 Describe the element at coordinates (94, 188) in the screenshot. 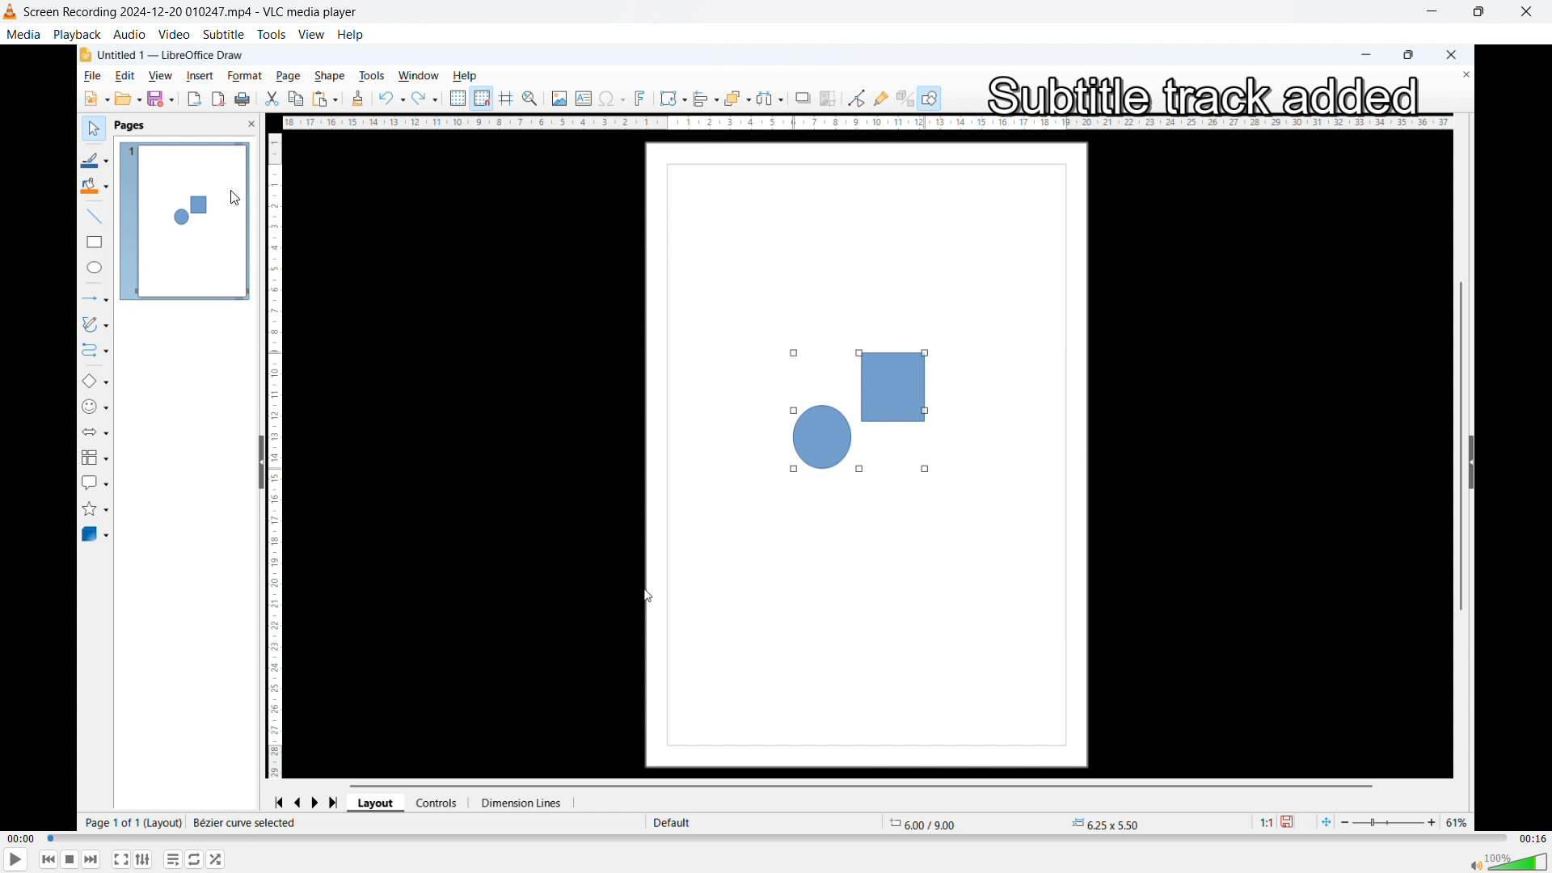

I see `fill bar` at that location.